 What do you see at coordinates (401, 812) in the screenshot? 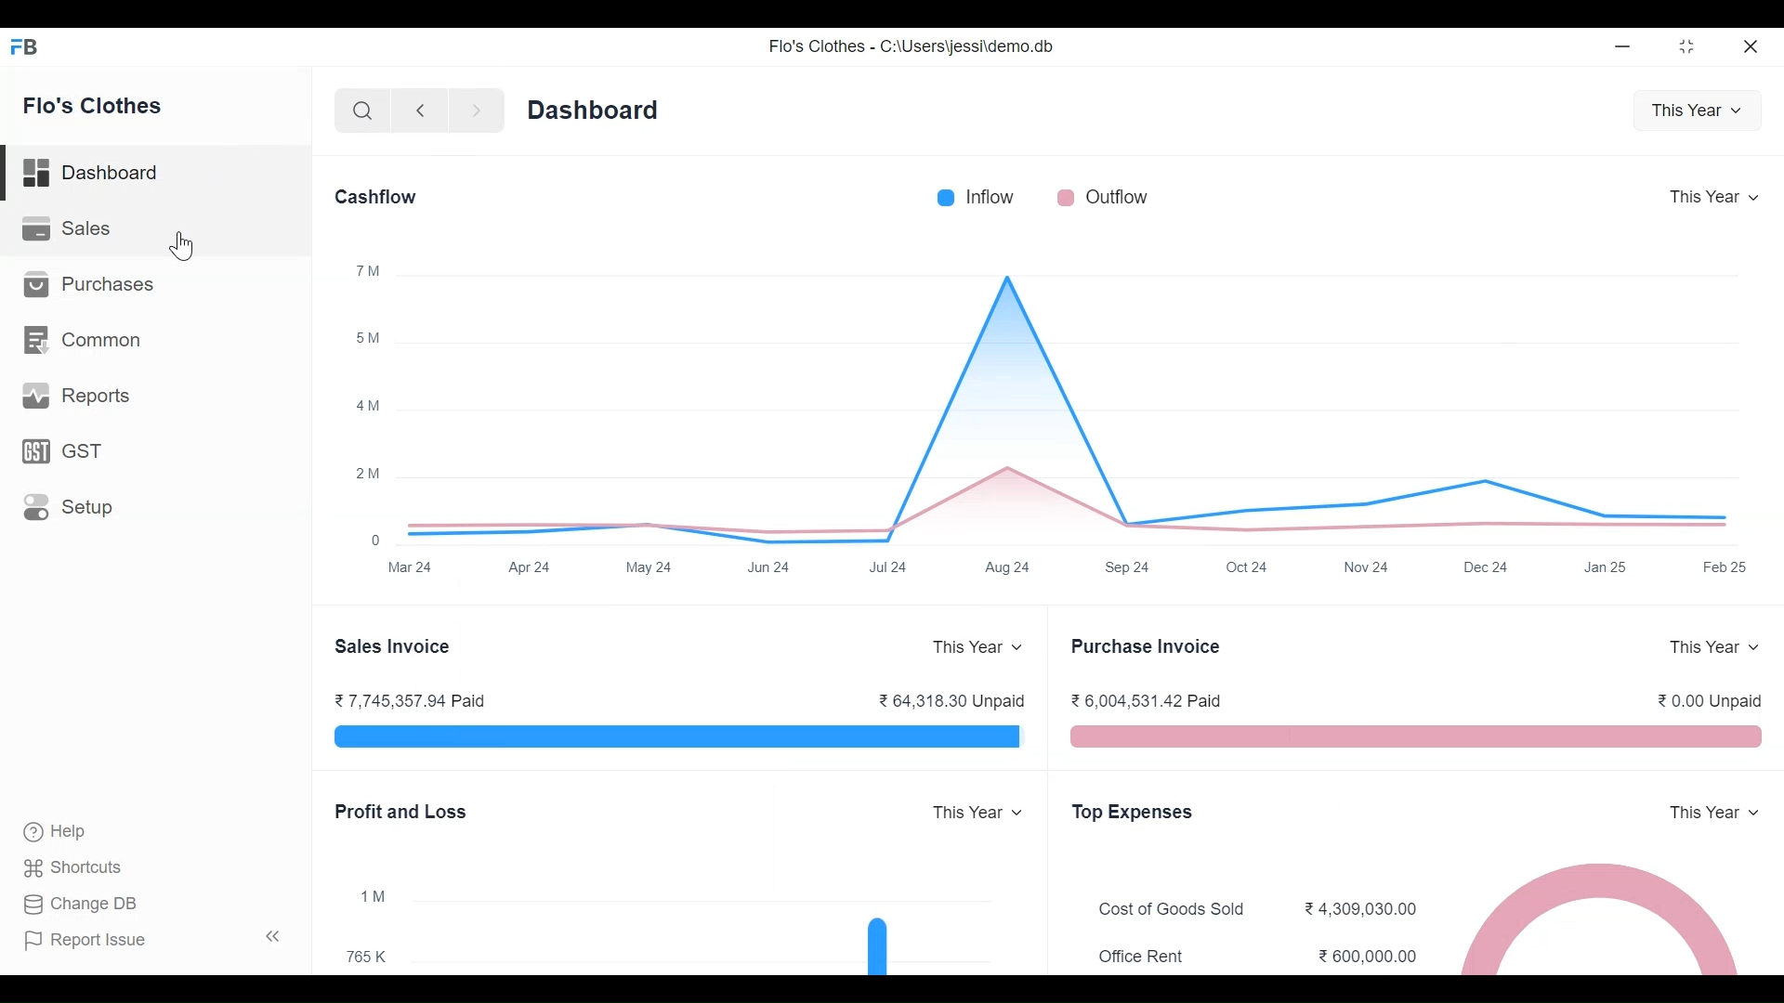
I see `Profit and Loss` at bounding box center [401, 812].